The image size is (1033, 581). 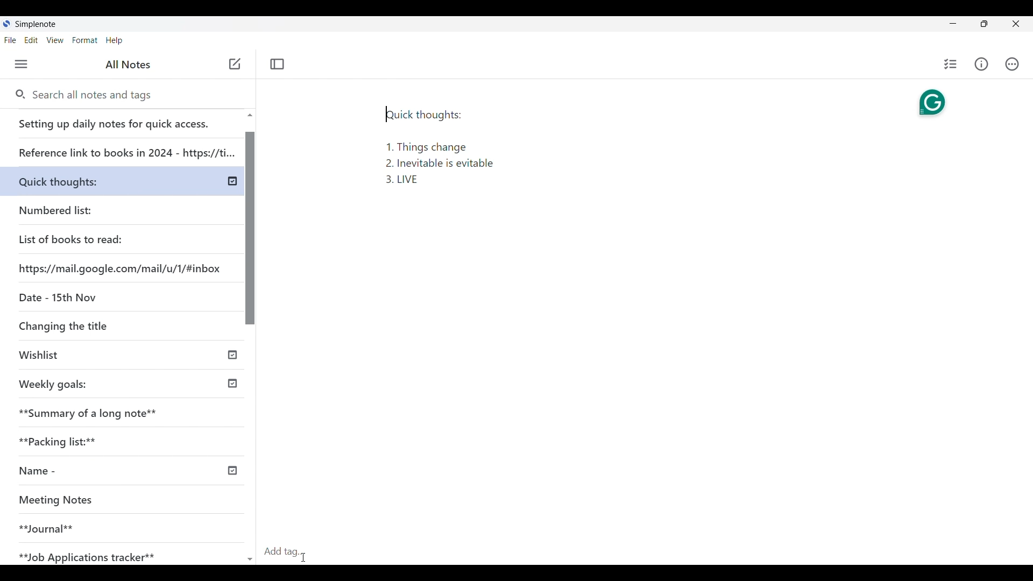 I want to click on Changing the title, so click(x=86, y=325).